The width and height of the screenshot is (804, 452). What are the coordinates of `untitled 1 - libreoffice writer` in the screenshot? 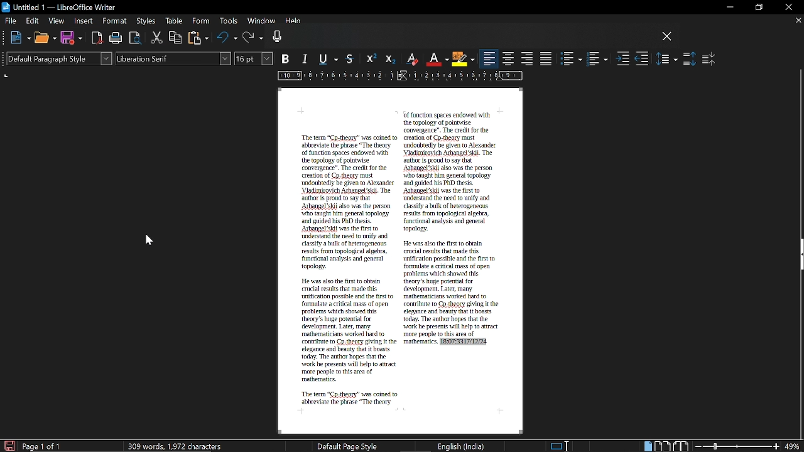 It's located at (61, 6).